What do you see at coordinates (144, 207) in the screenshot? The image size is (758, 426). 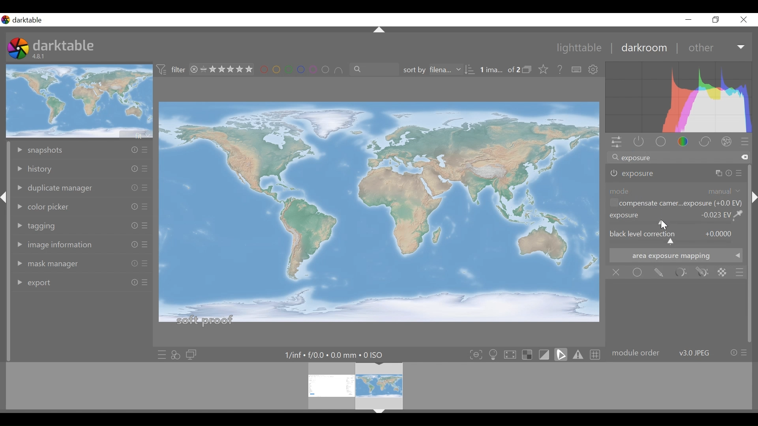 I see `` at bounding box center [144, 207].